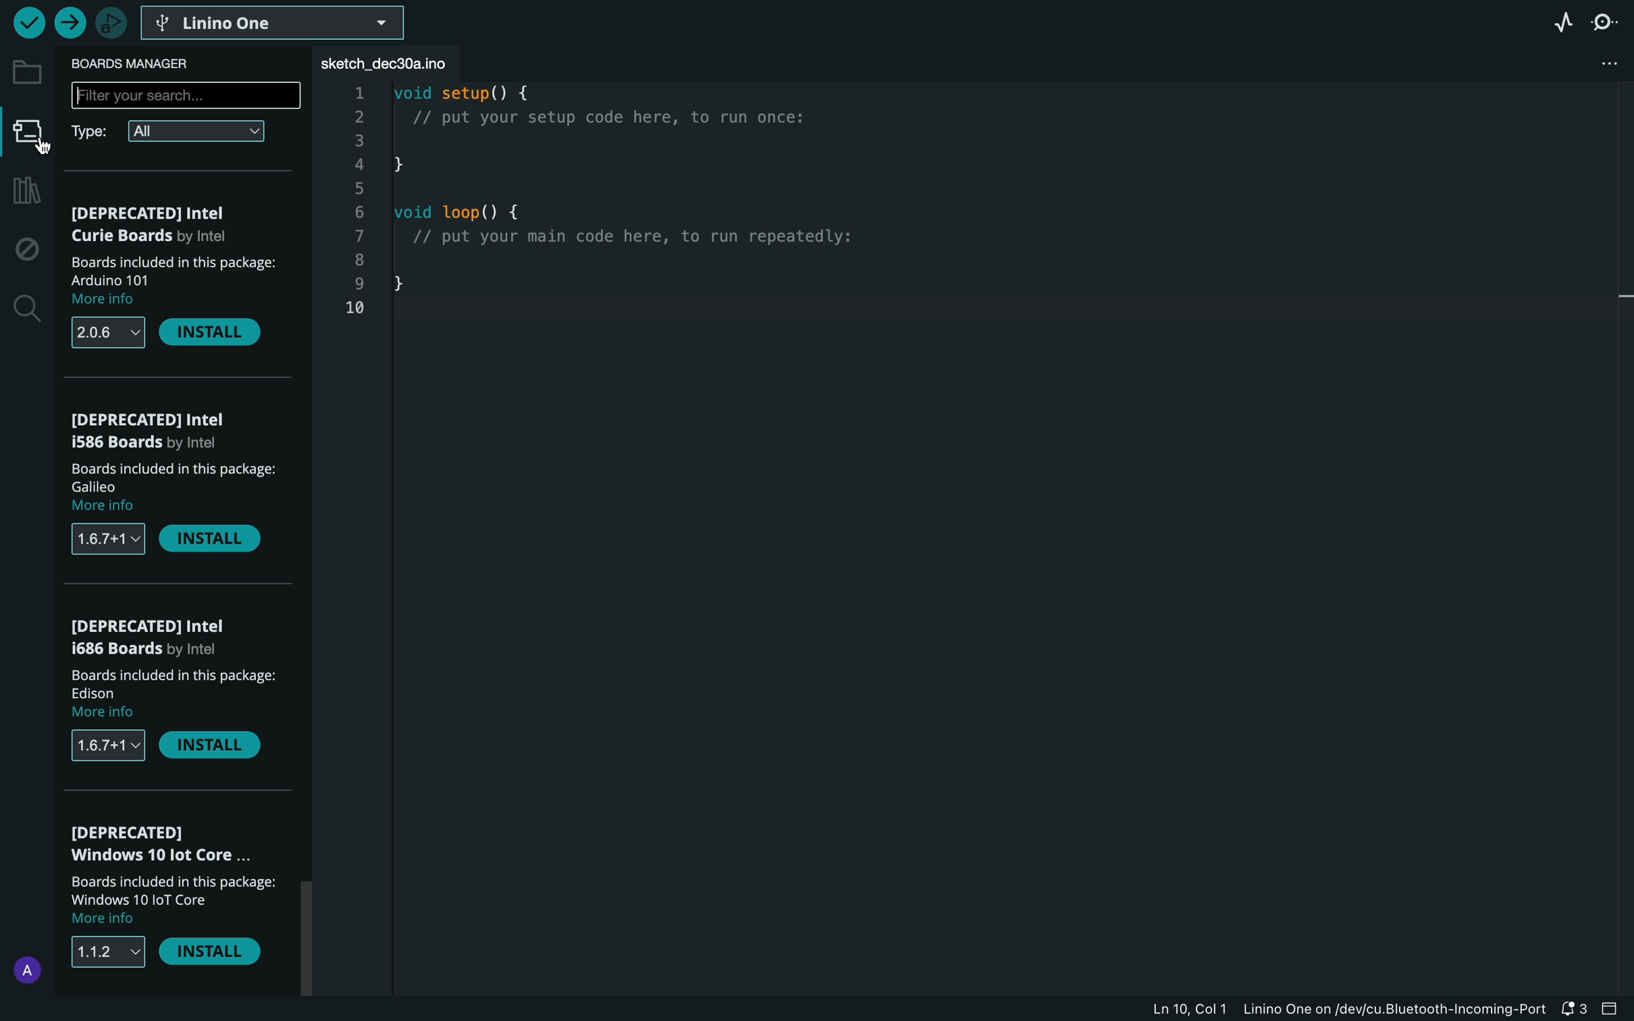 The height and width of the screenshot is (1021, 1634). Describe the element at coordinates (143, 61) in the screenshot. I see `boards manager` at that location.